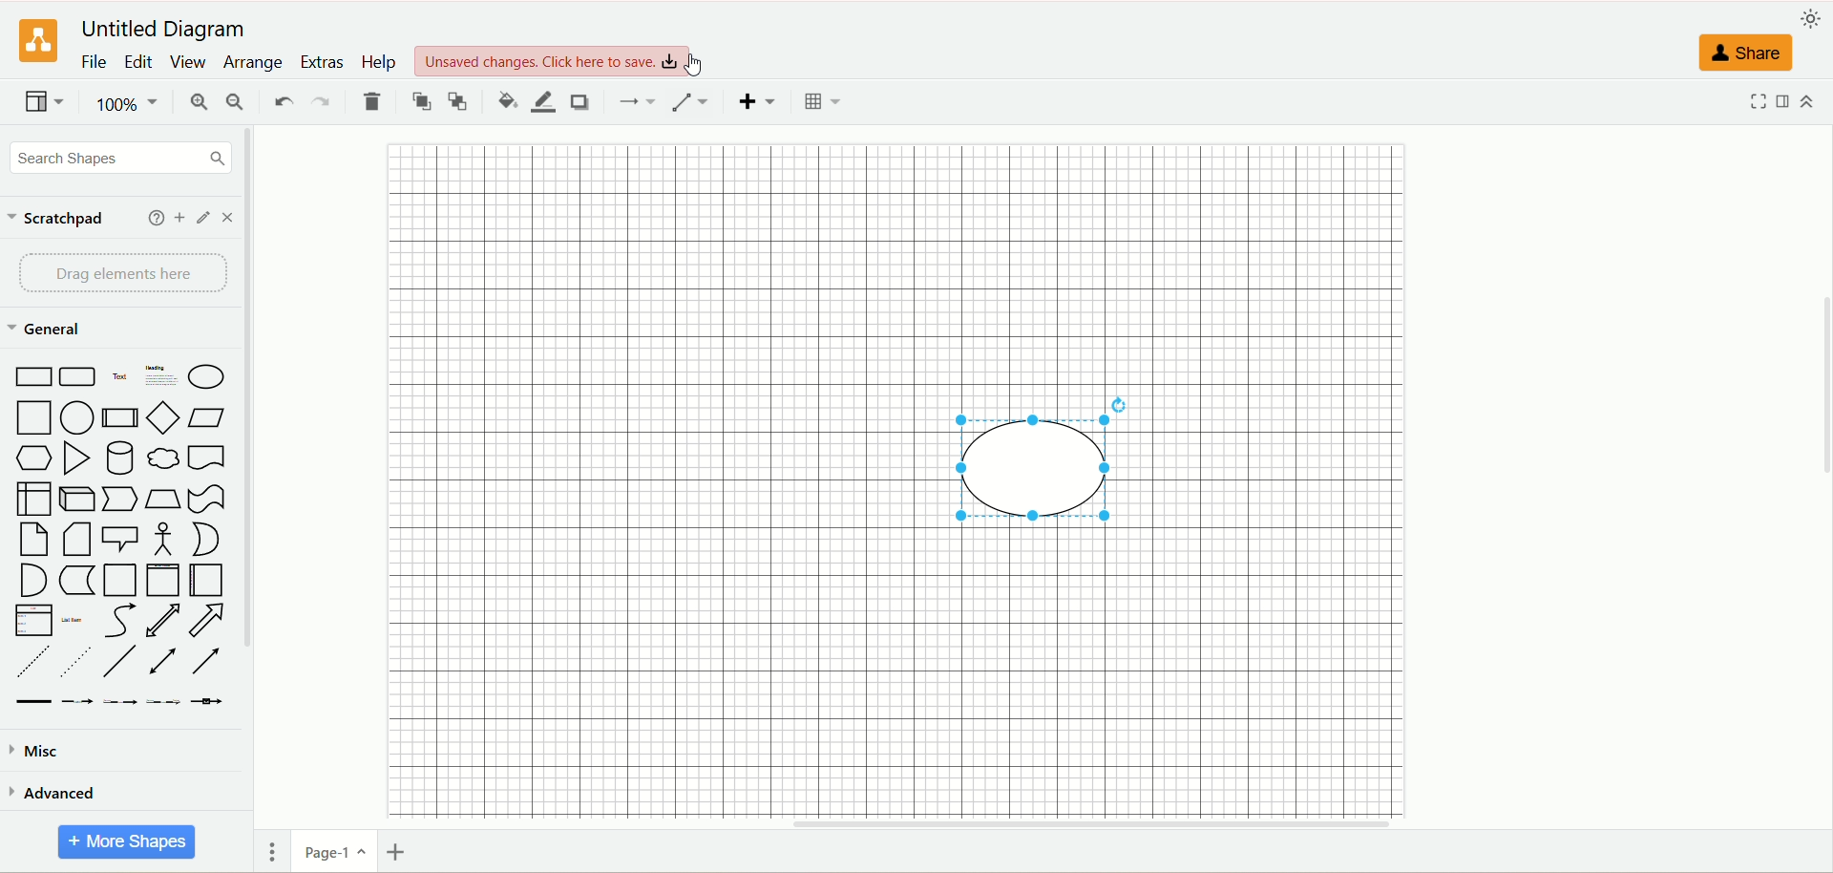 Image resolution: width=1833 pixels, height=873 pixels. What do you see at coordinates (118, 498) in the screenshot?
I see `step` at bounding box center [118, 498].